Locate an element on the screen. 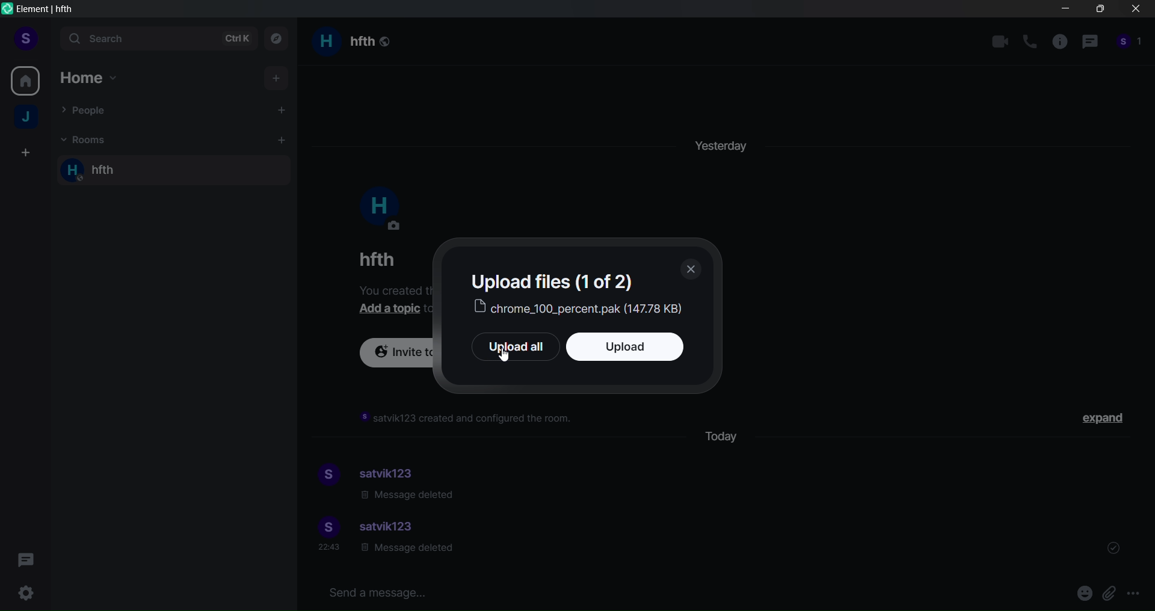 The width and height of the screenshot is (1155, 611). text is located at coordinates (558, 280).